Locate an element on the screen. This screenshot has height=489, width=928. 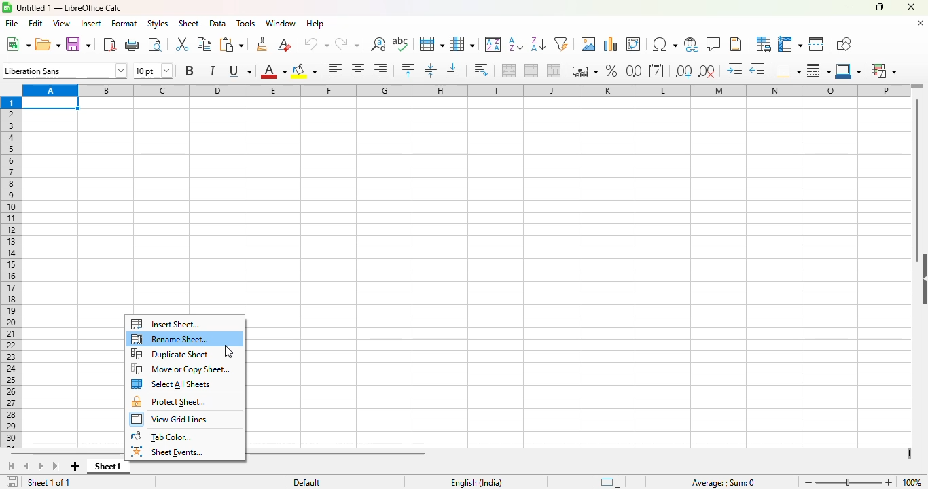
tools is located at coordinates (246, 23).